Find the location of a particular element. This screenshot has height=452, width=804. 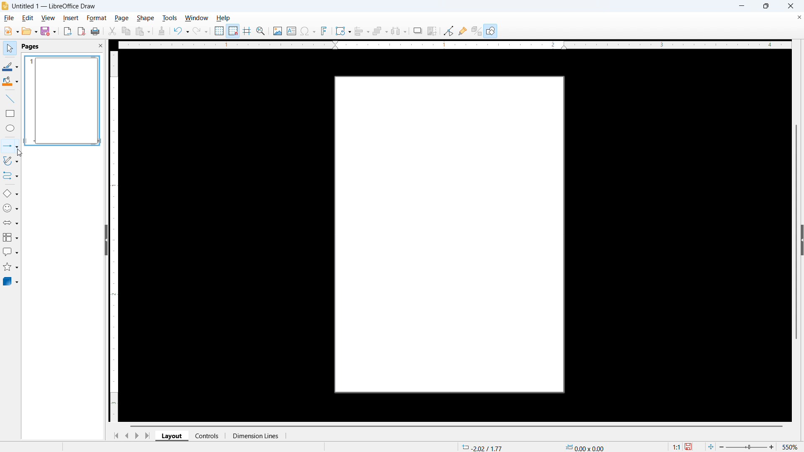

Copy  is located at coordinates (126, 31).